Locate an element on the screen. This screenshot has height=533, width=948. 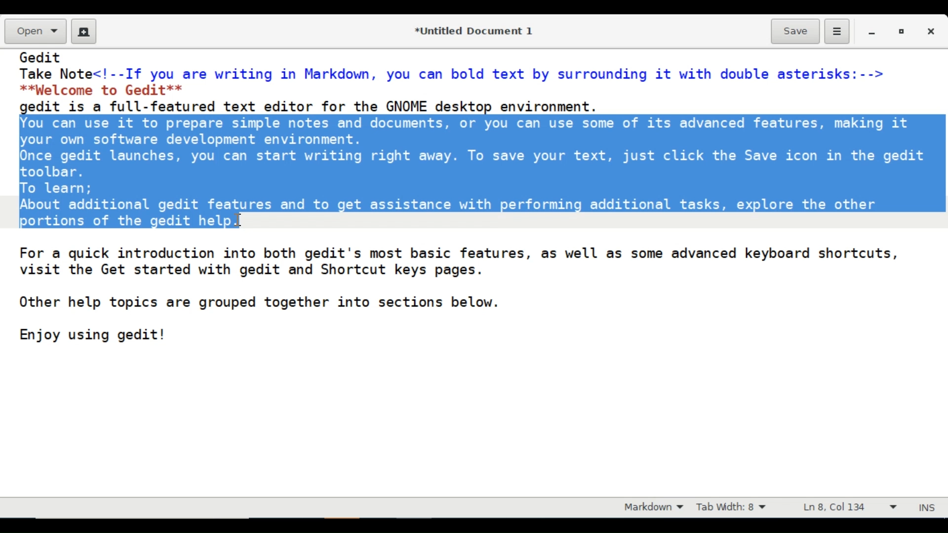
Line & Column Preference is located at coordinates (850, 509).